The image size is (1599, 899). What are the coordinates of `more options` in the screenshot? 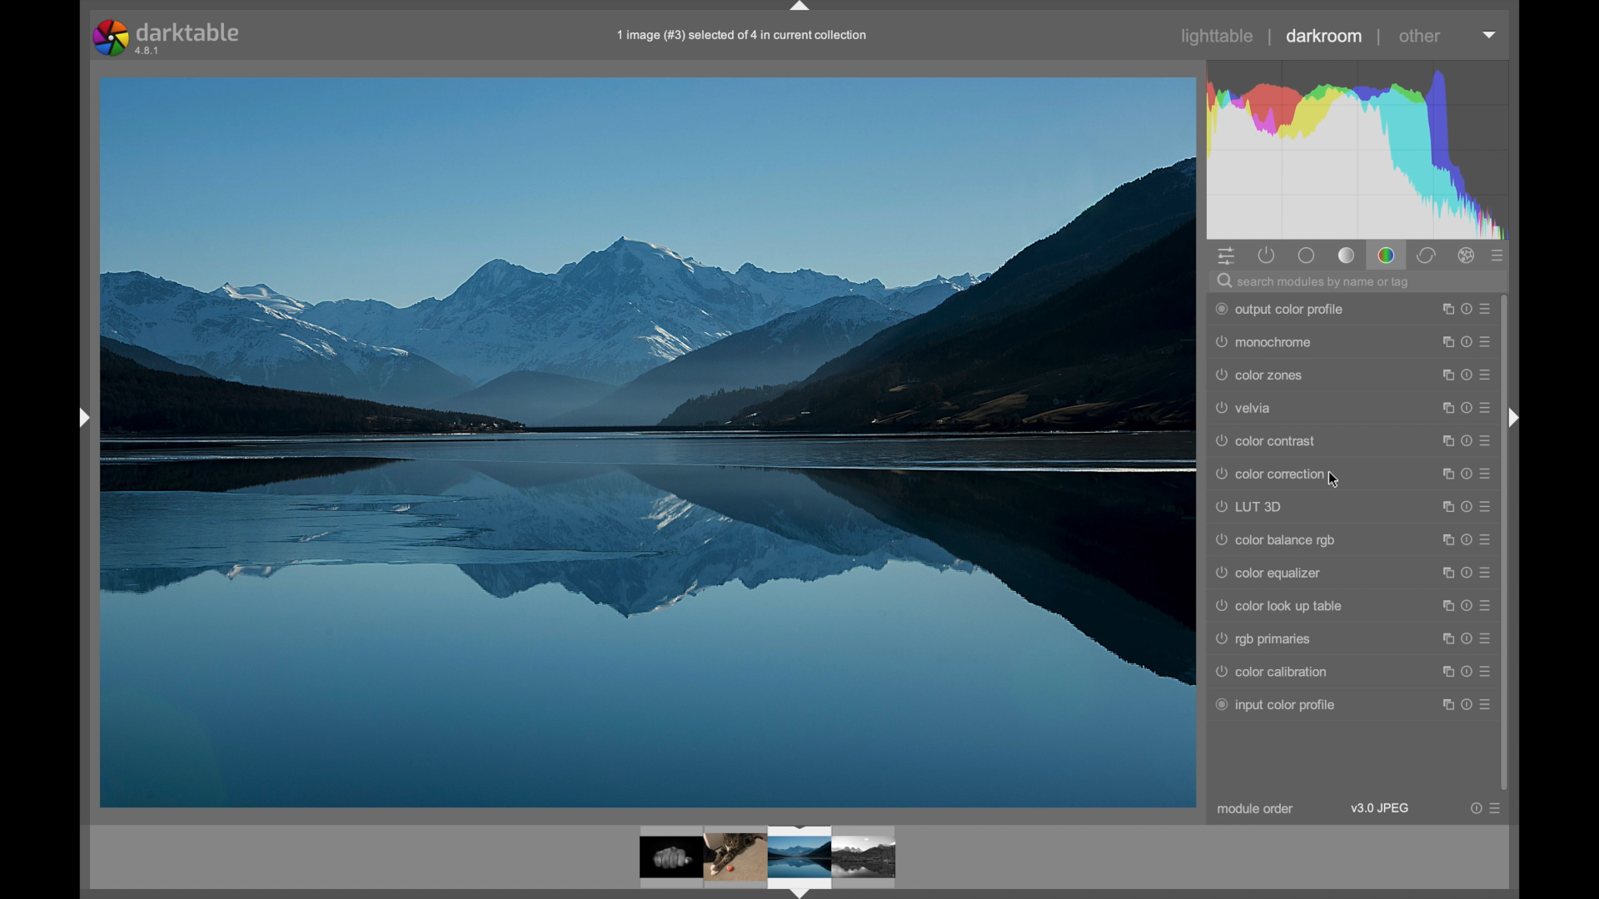 It's located at (1467, 474).